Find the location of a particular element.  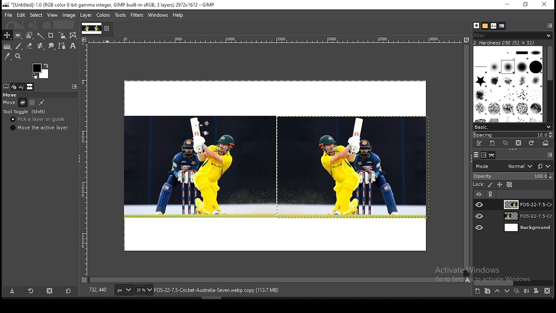

move layer on step up is located at coordinates (497, 292).